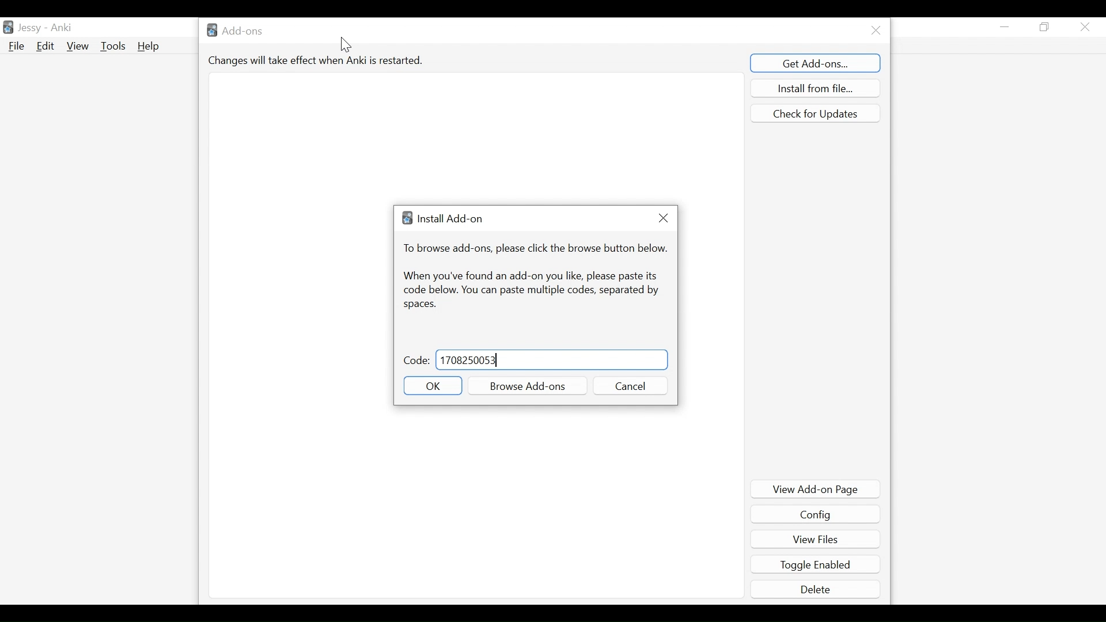 The height and width of the screenshot is (622, 1106). I want to click on Delete, so click(817, 589).